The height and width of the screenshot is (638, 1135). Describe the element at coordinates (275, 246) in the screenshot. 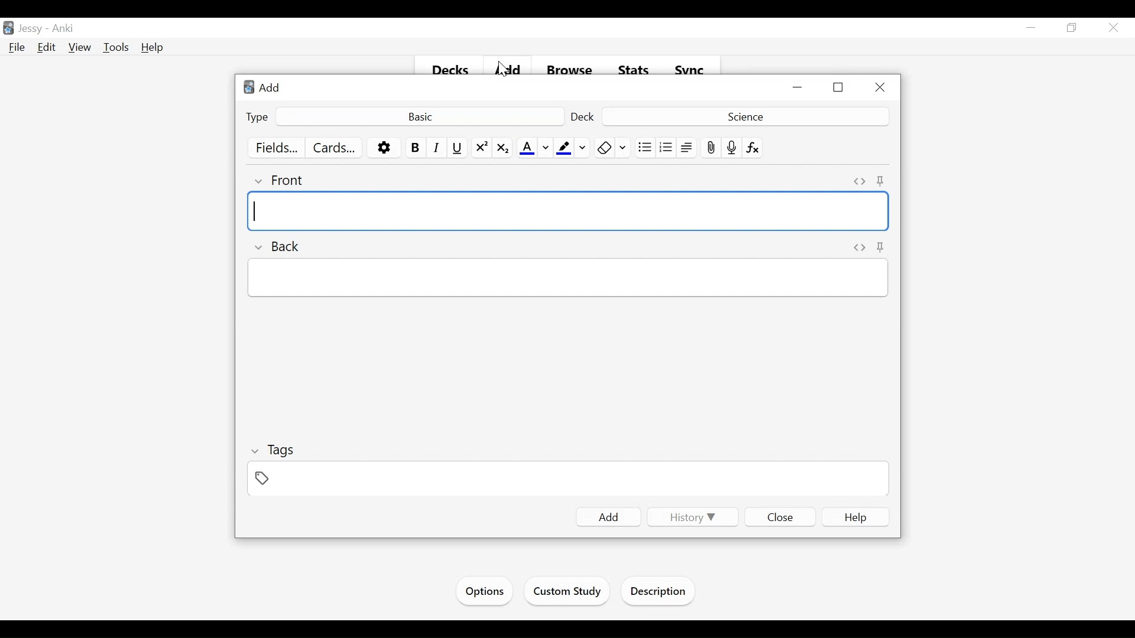

I see `Back ` at that location.